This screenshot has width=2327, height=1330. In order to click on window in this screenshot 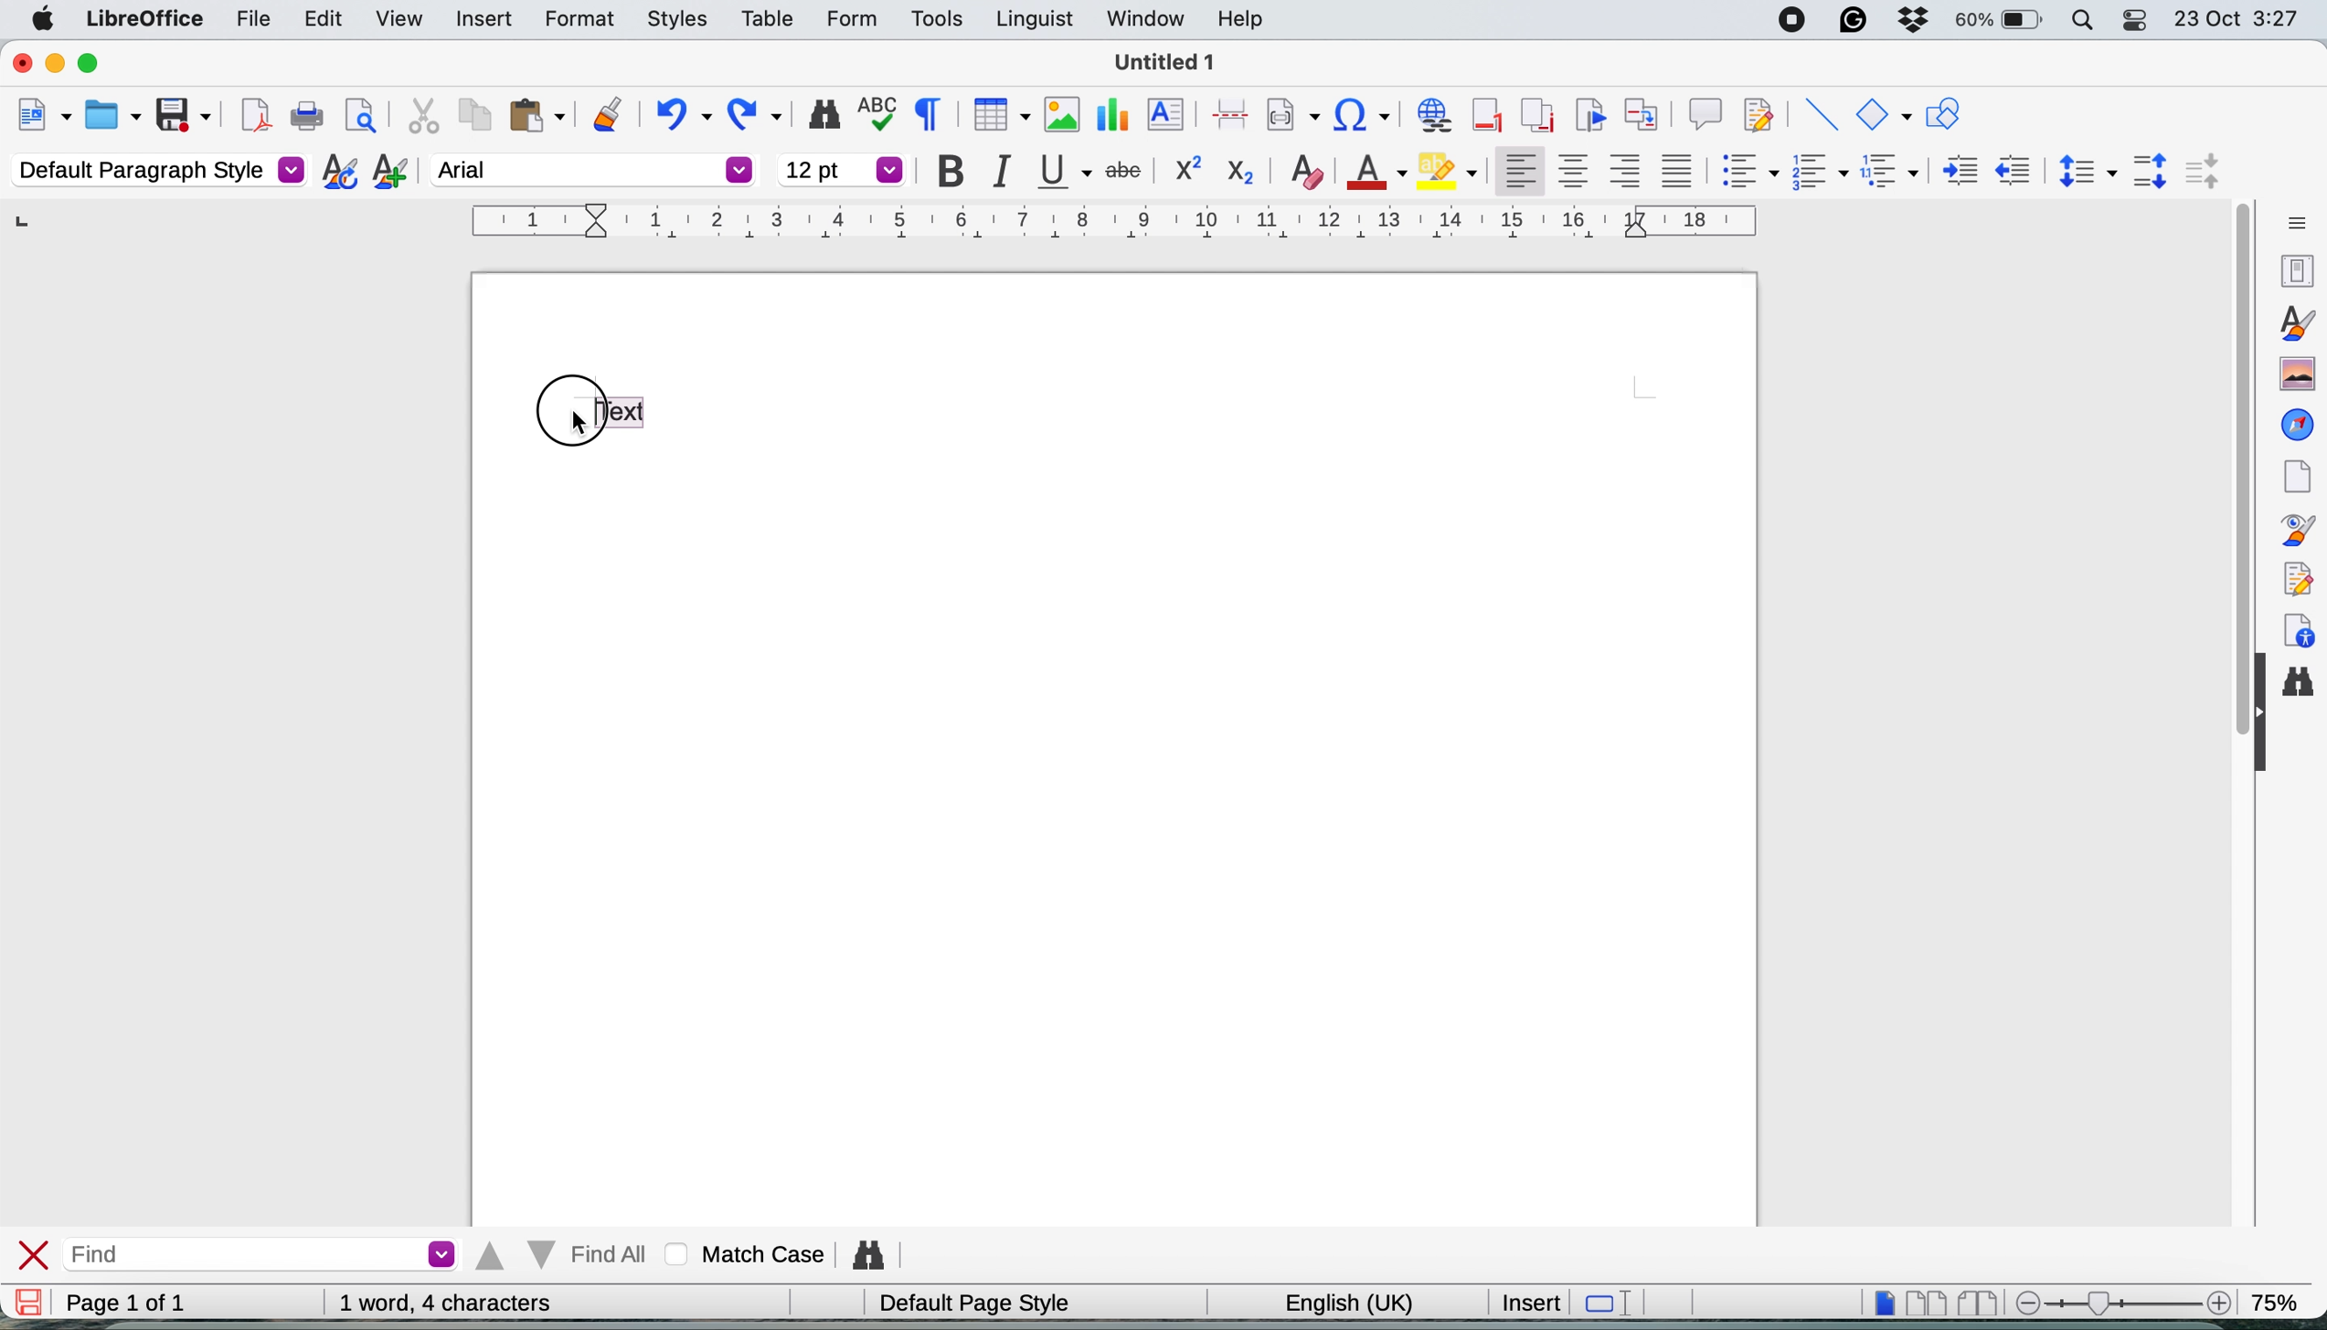, I will do `click(1142, 23)`.